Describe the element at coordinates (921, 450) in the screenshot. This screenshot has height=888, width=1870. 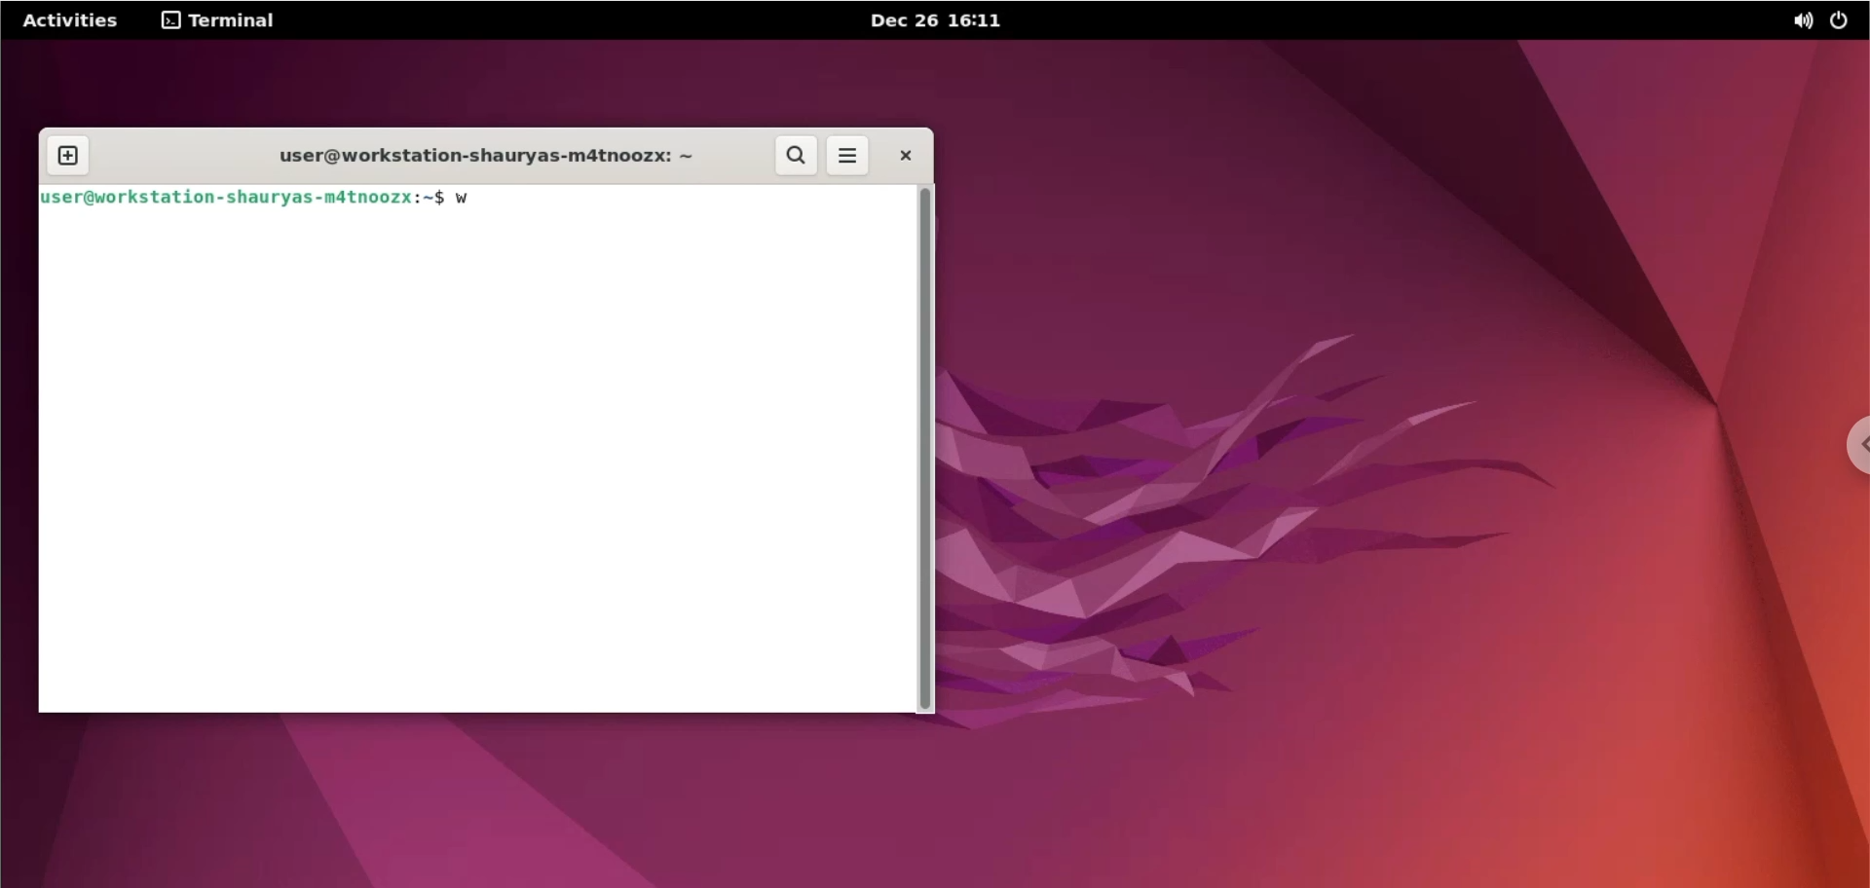
I see `scrollbar` at that location.